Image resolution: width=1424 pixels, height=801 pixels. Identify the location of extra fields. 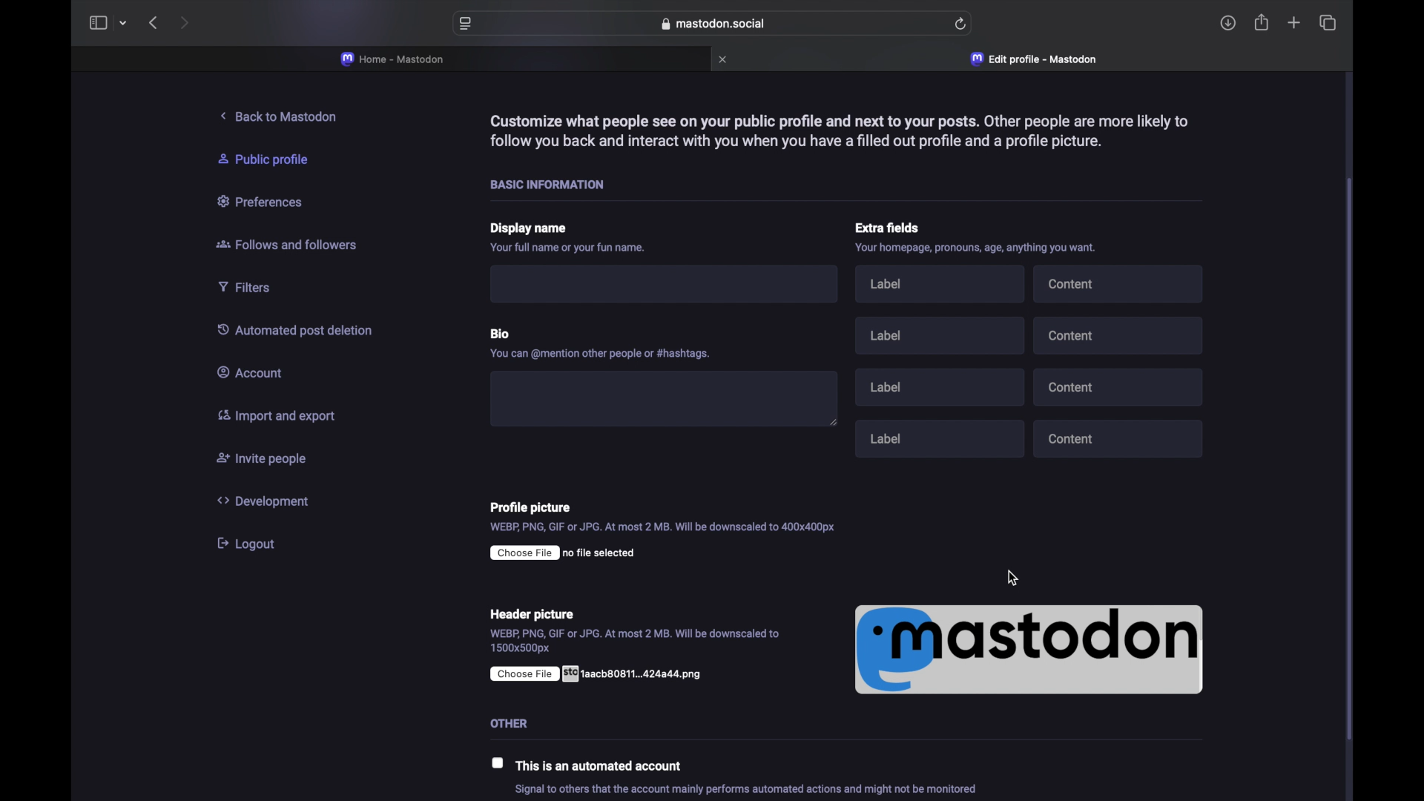
(889, 228).